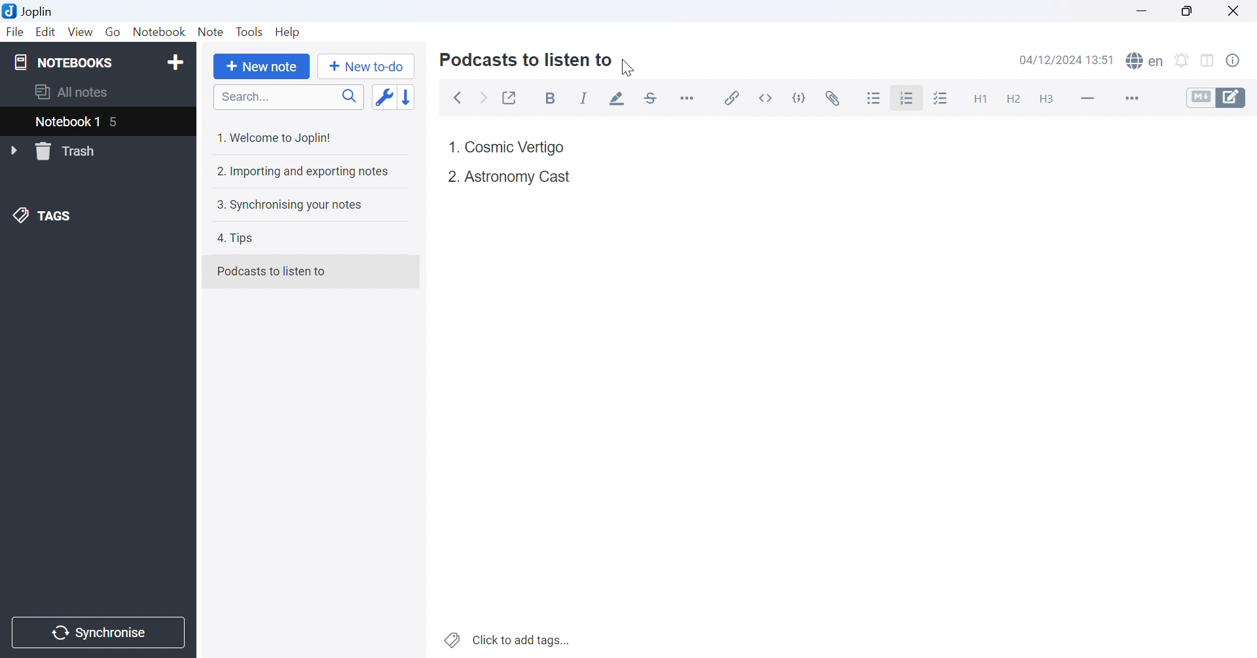 This screenshot has width=1257, height=658. I want to click on Synchronise, so click(100, 633).